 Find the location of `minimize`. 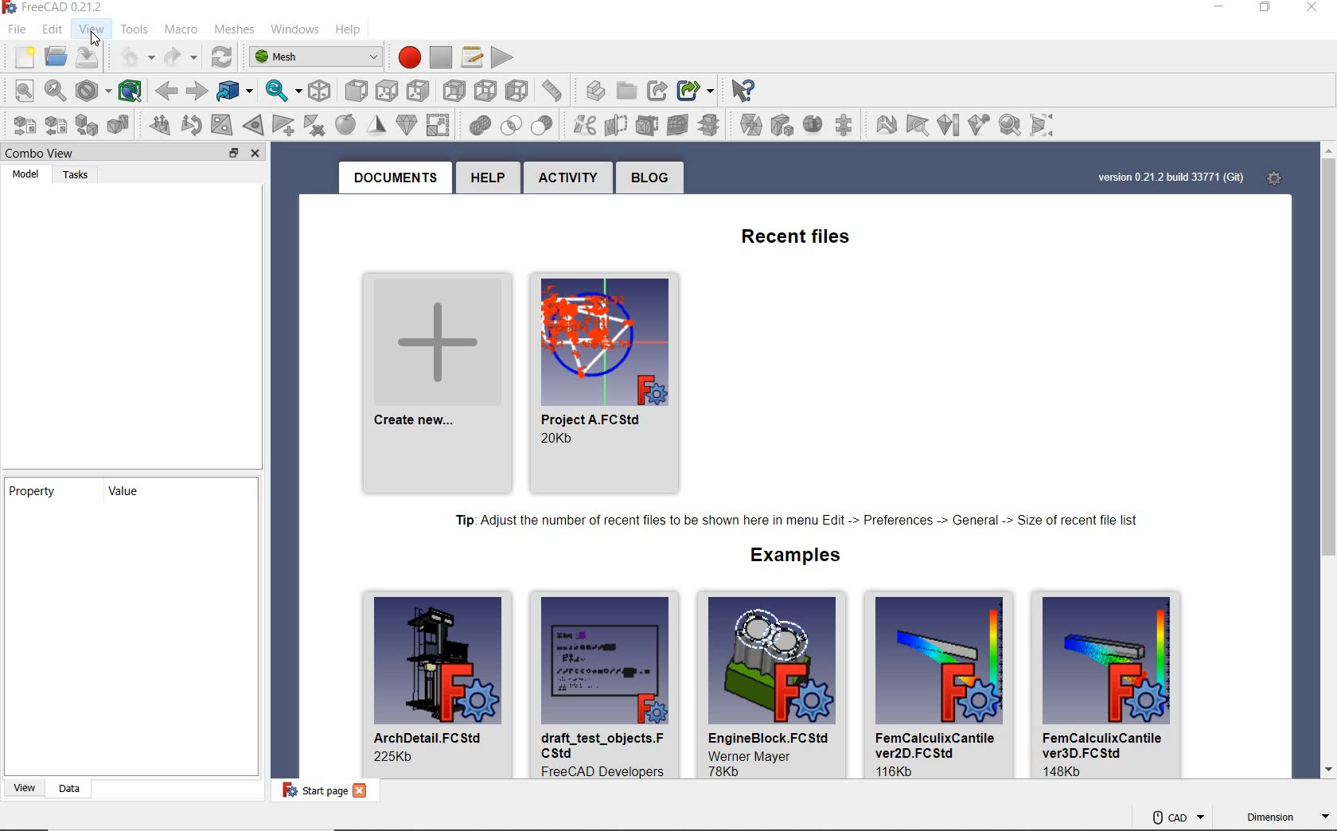

minimize is located at coordinates (1218, 10).